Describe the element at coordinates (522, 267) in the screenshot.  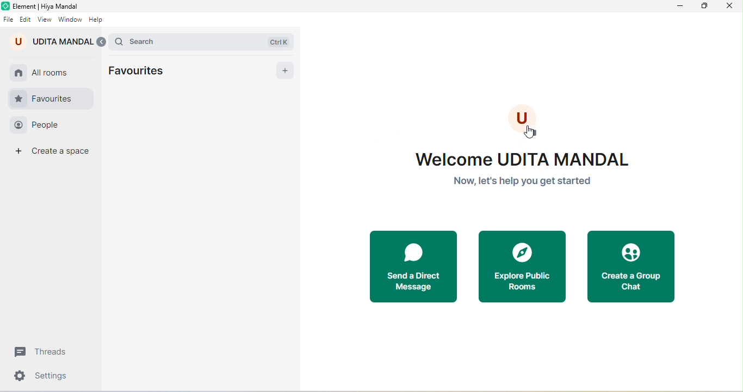
I see `explore public rooms` at that location.